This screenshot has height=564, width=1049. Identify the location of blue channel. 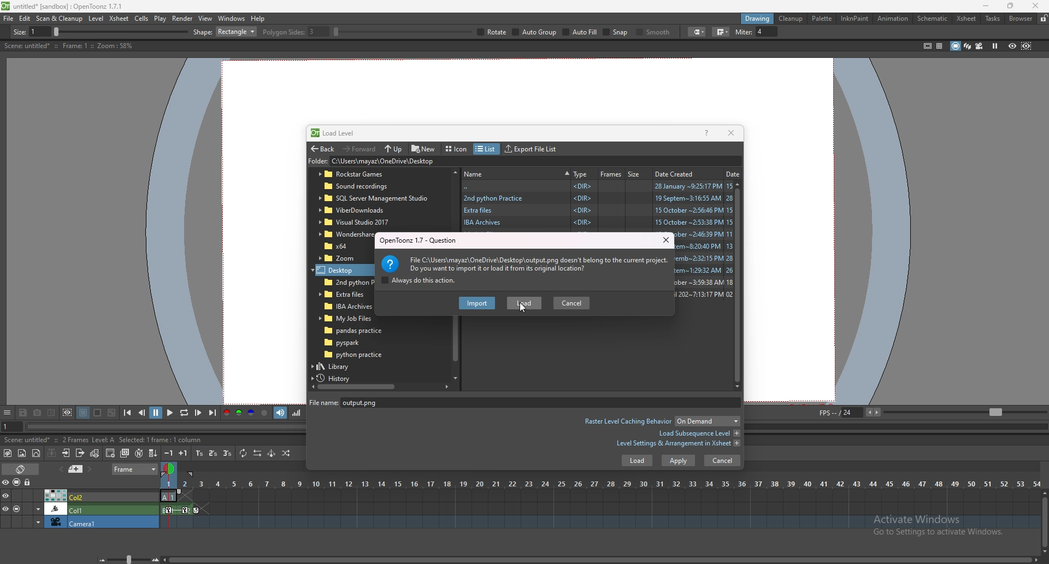
(251, 413).